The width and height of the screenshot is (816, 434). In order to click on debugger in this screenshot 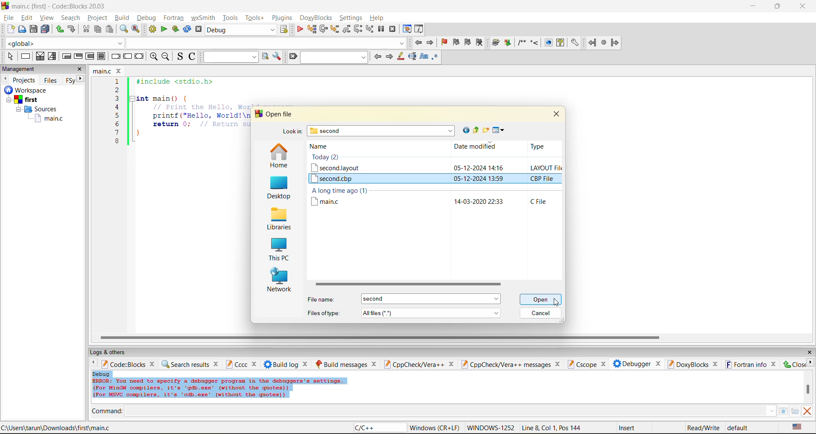, I will do `click(632, 364)`.